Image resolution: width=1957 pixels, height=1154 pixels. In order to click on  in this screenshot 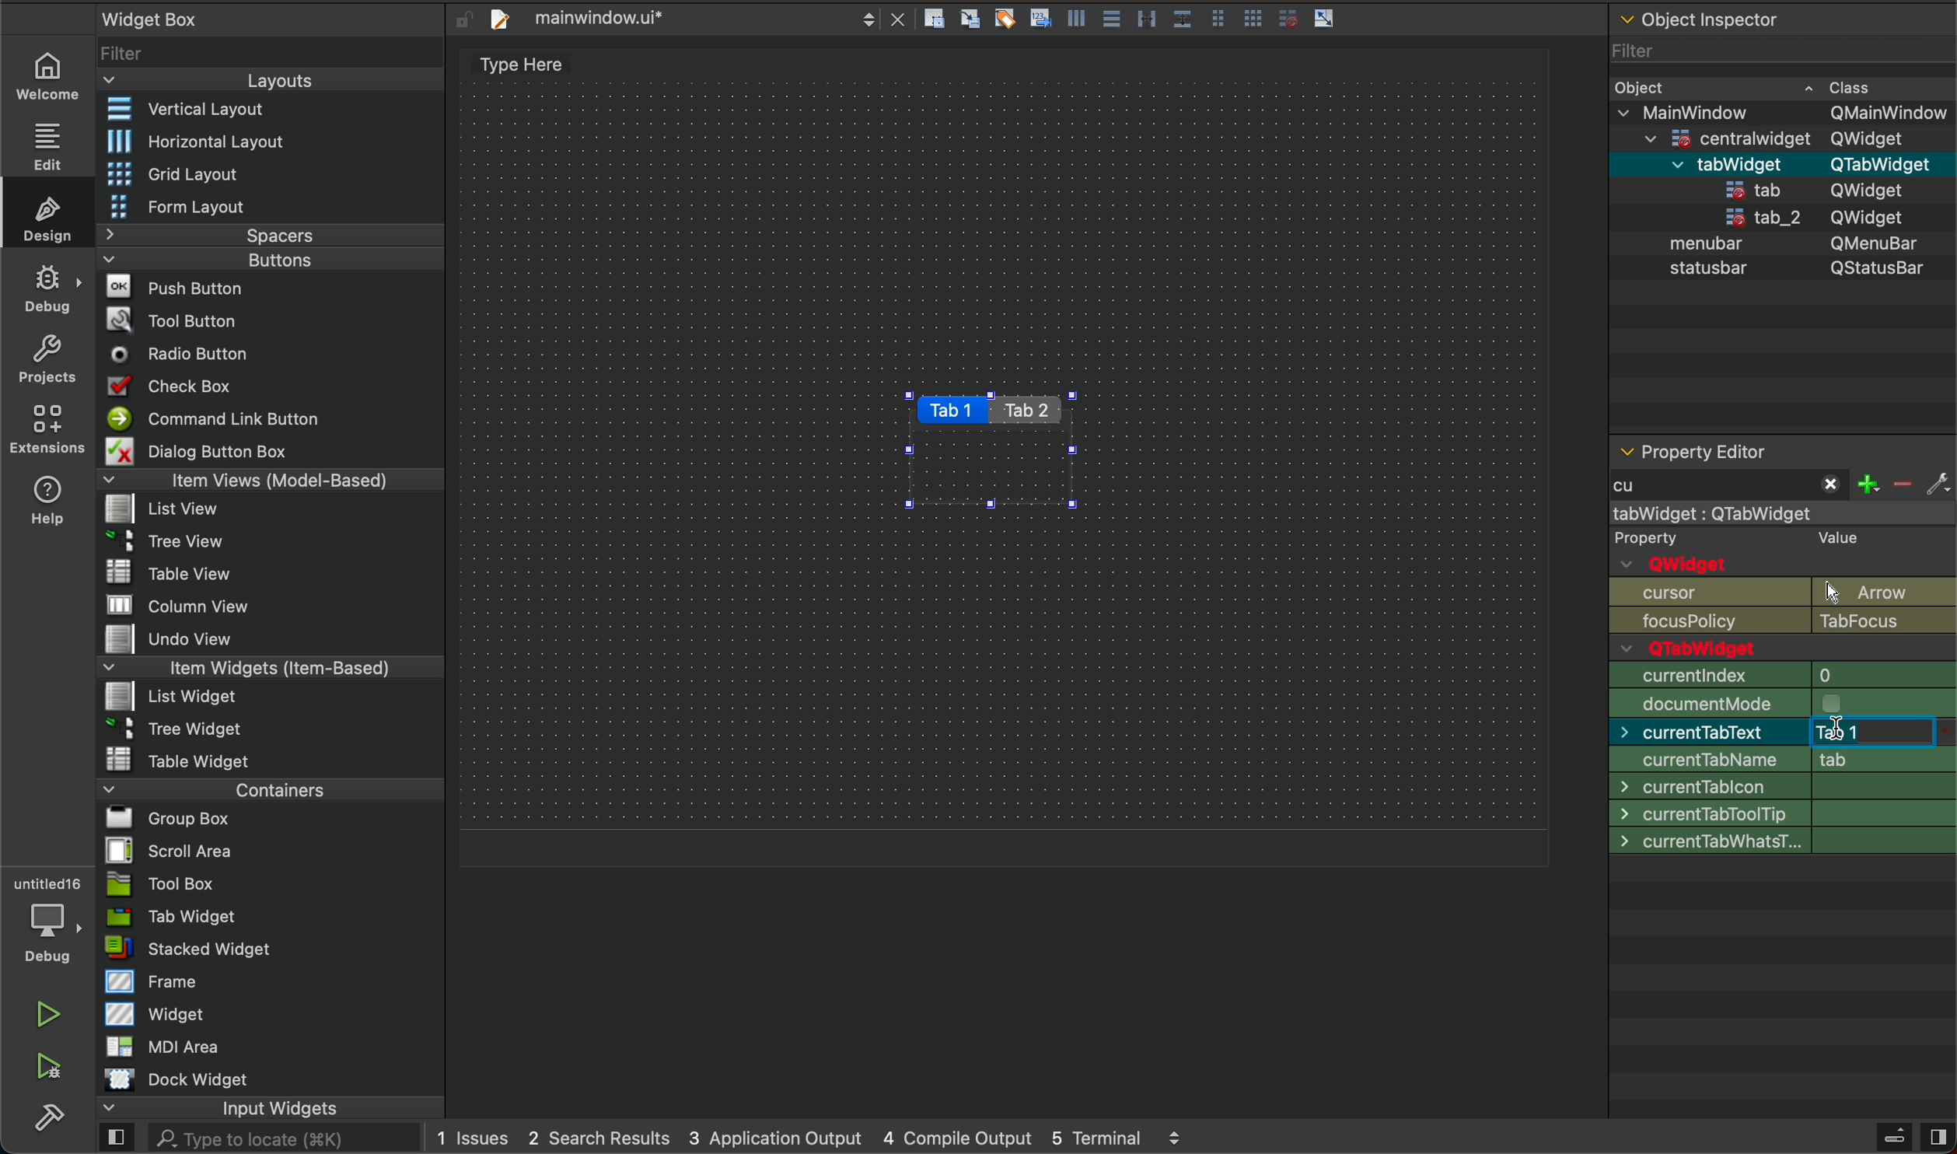, I will do `click(1787, 1094)`.